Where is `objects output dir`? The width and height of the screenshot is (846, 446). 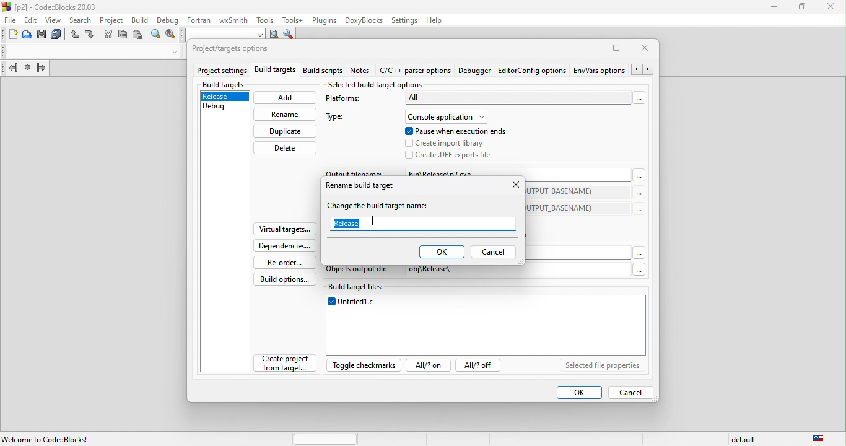
objects output dir is located at coordinates (358, 271).